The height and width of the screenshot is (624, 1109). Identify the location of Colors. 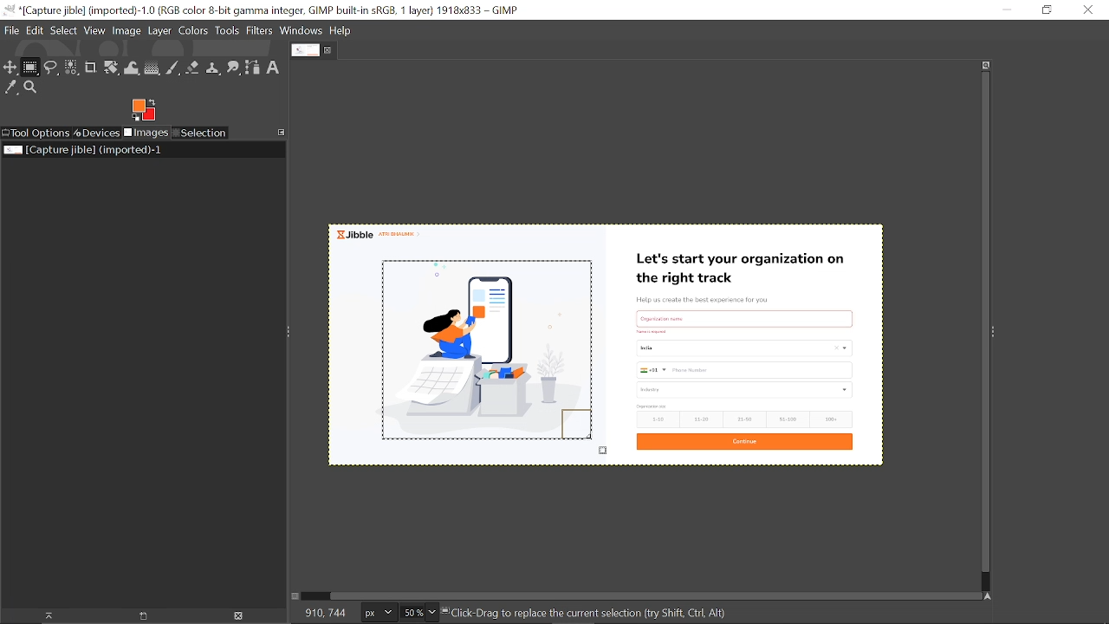
(194, 31).